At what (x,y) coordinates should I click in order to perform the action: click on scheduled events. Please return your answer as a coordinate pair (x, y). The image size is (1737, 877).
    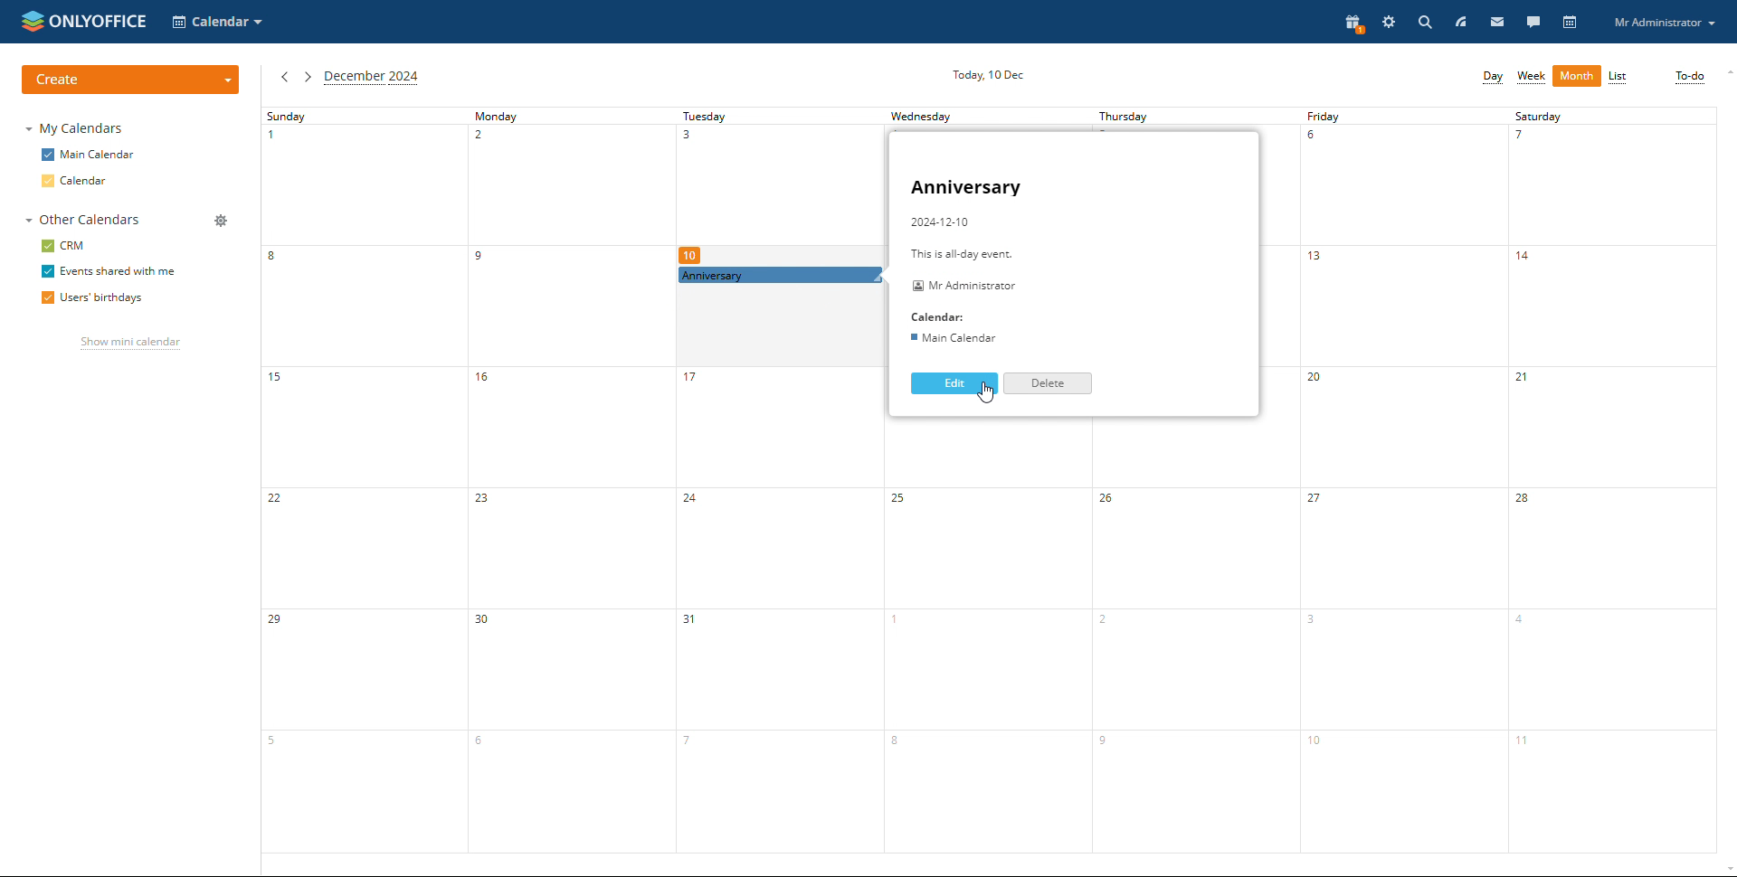
    Looking at the image, I should click on (777, 277).